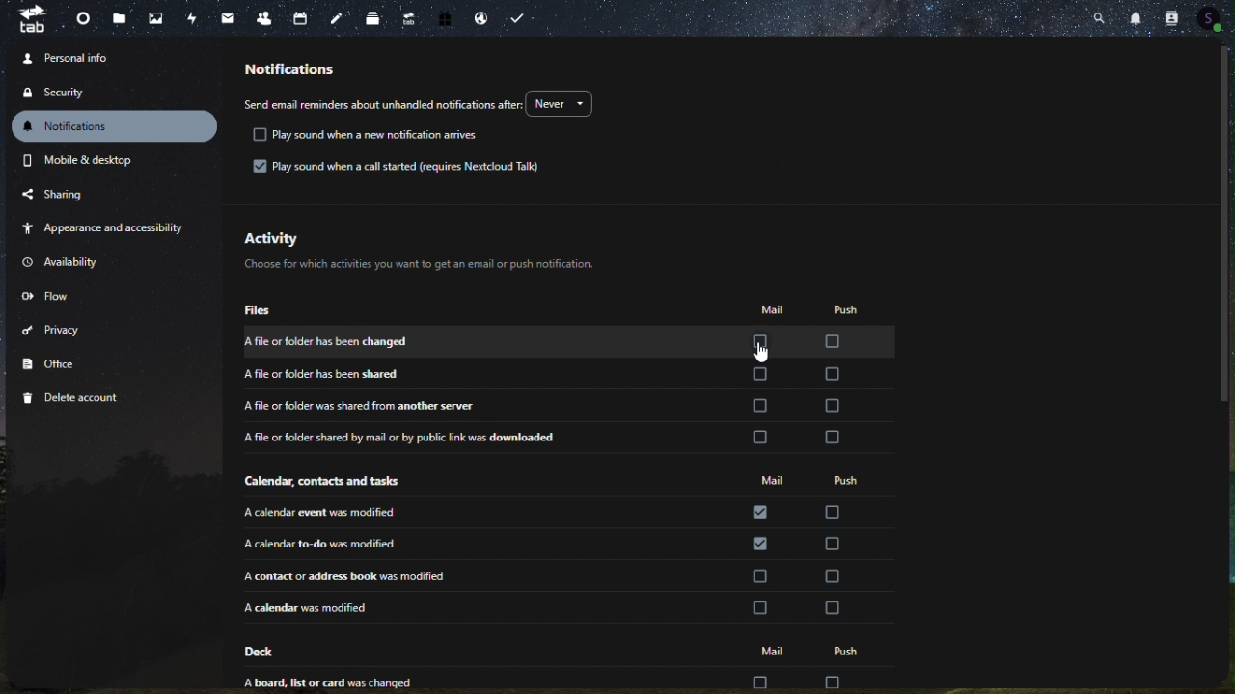  I want to click on photo, so click(155, 17).